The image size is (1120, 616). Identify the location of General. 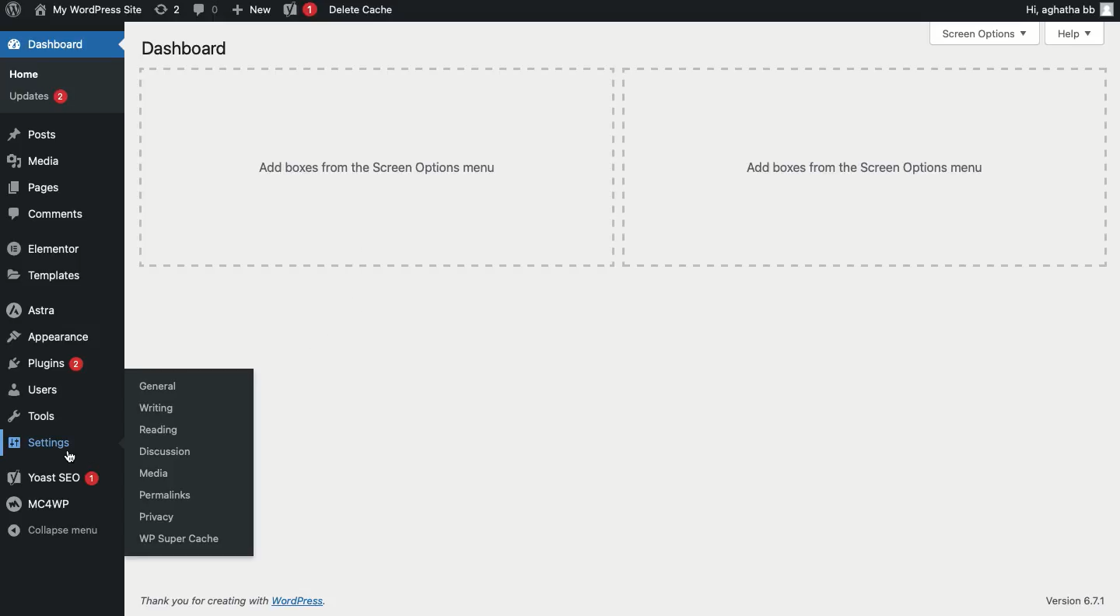
(159, 386).